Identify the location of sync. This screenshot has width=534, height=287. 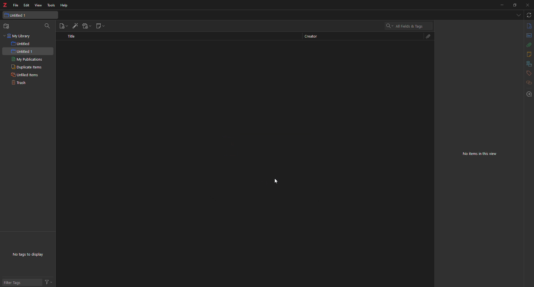
(528, 15).